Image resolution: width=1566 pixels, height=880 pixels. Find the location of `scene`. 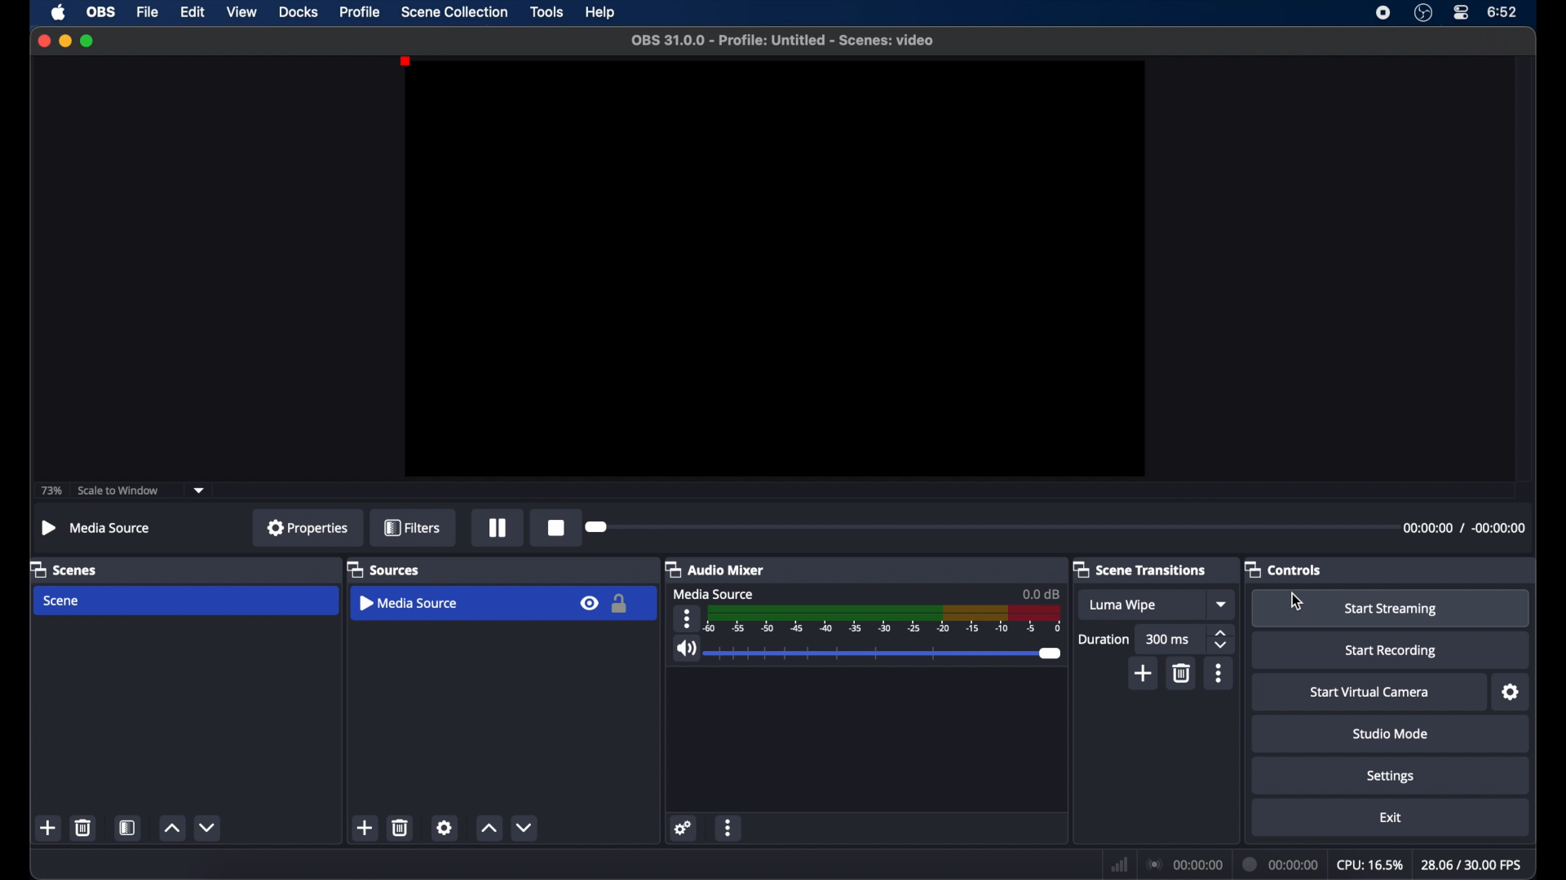

scene is located at coordinates (63, 601).